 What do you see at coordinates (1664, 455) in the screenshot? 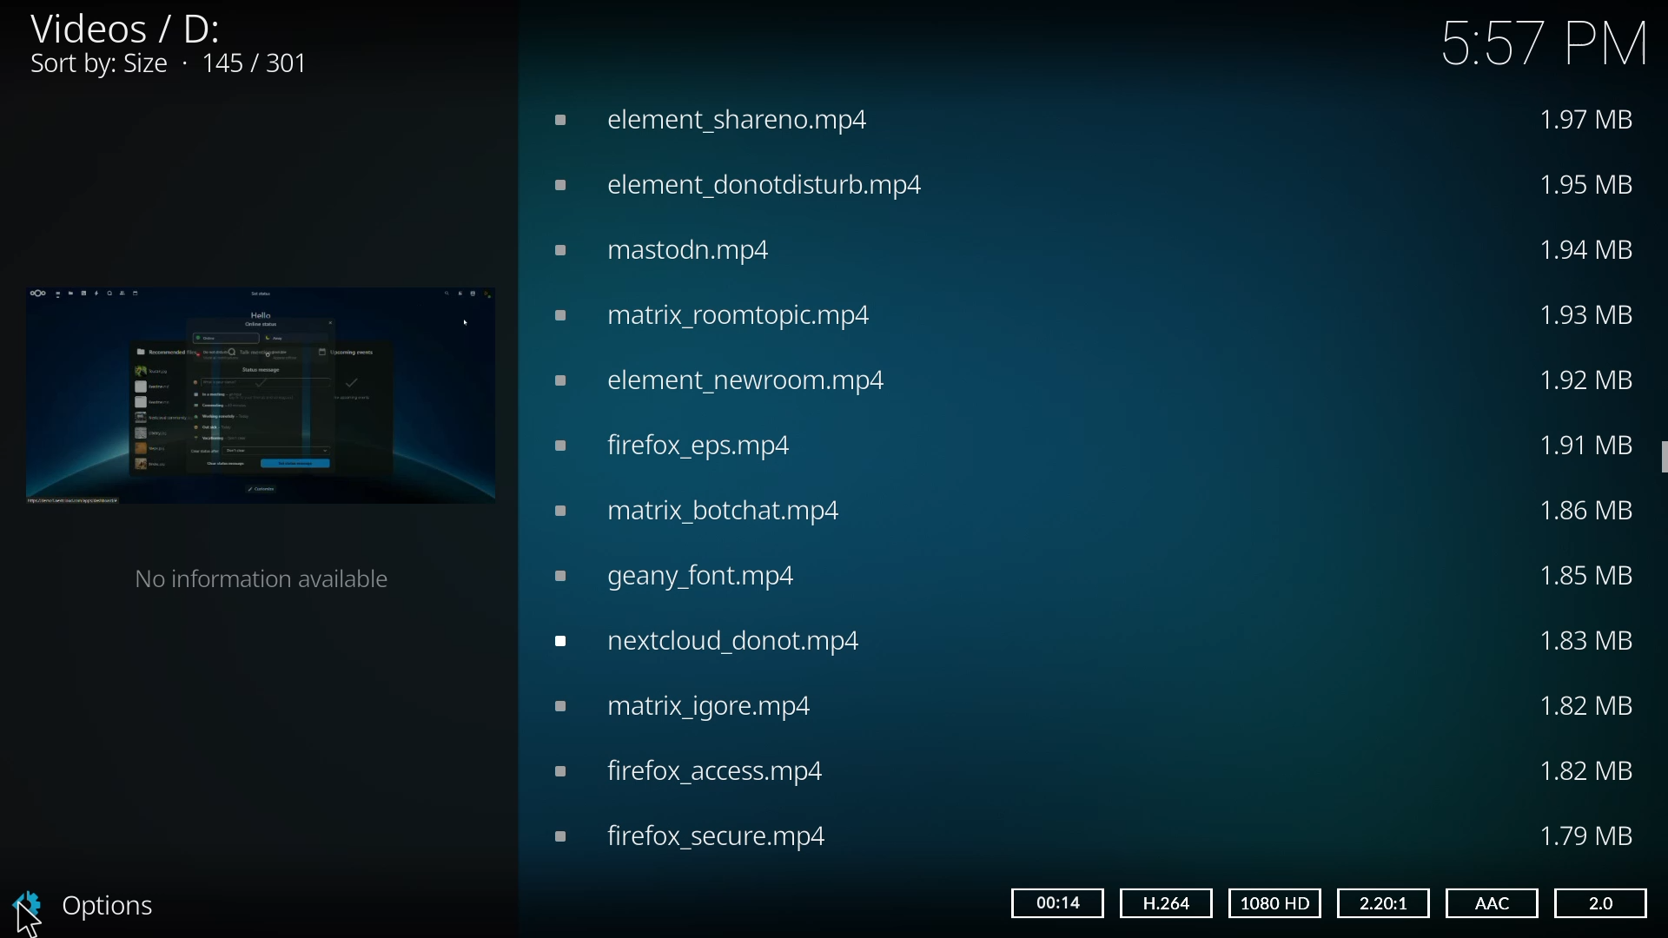
I see `scroll bar` at bounding box center [1664, 455].